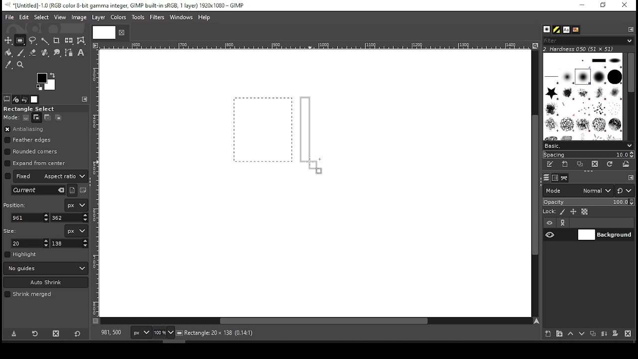 The image size is (638, 359). I want to click on background (28.0mb), so click(244, 333).